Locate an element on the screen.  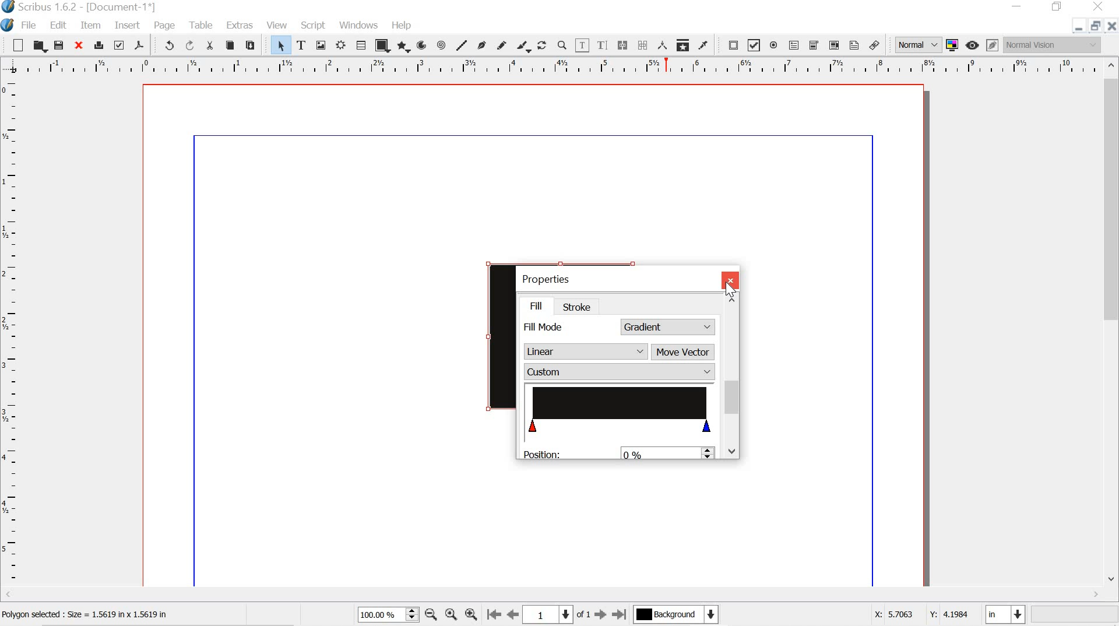
close is located at coordinates (80, 46).